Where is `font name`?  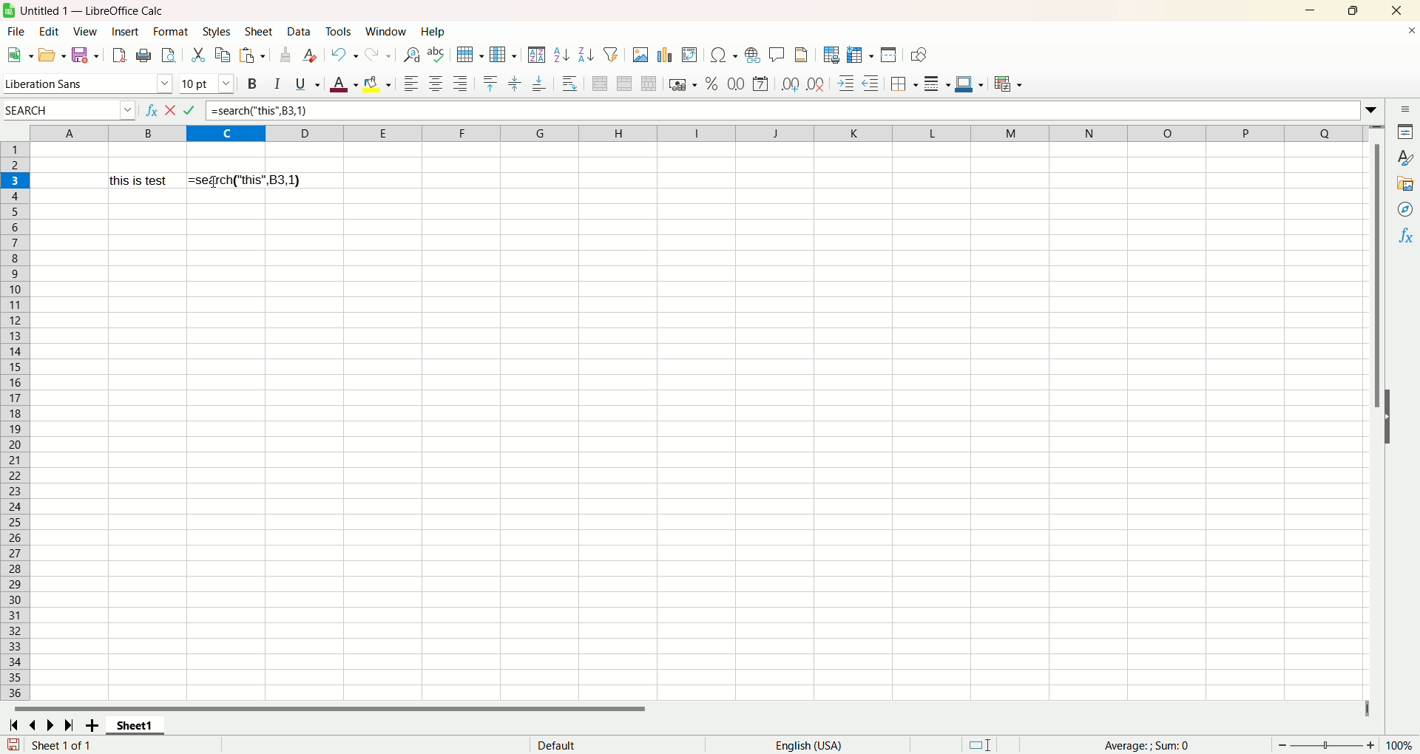
font name is located at coordinates (88, 82).